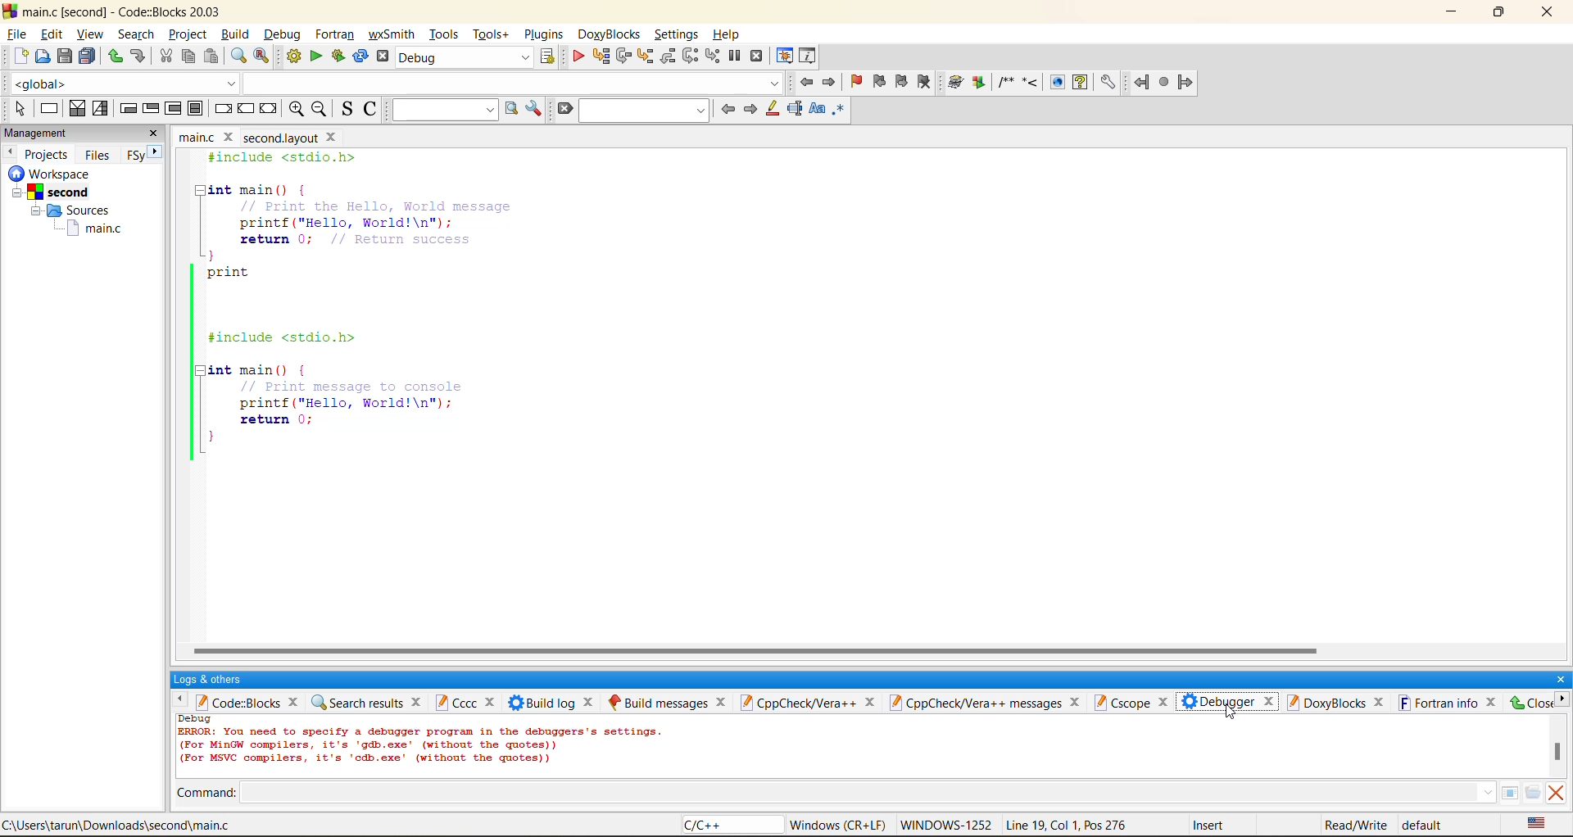 The height and width of the screenshot is (837, 1573). I want to click on clear console, so click(1562, 793).